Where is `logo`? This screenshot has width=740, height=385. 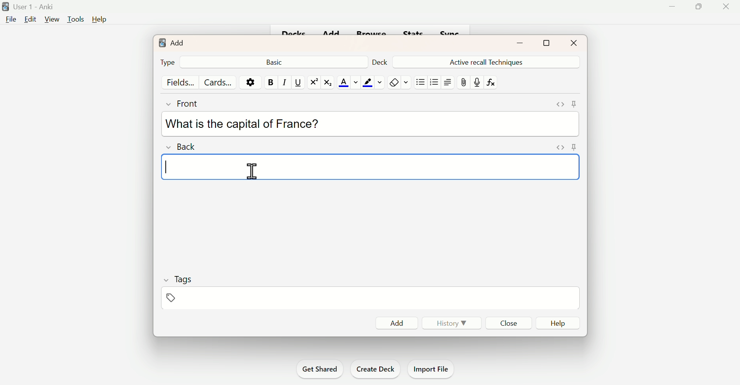 logo is located at coordinates (161, 44).